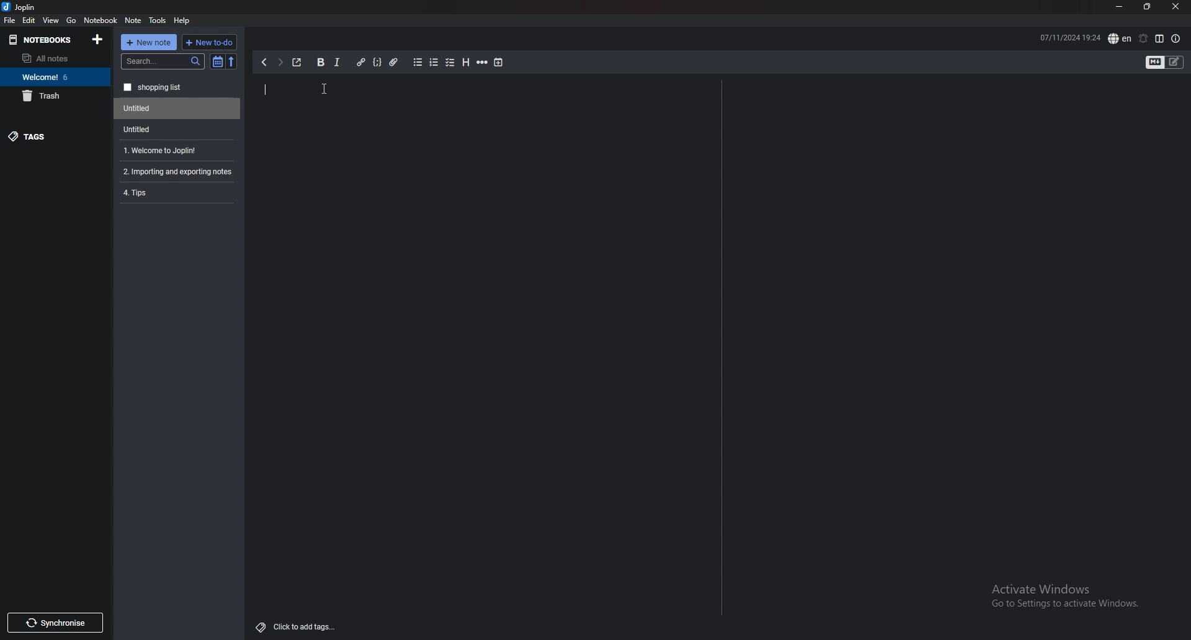  I want to click on help, so click(182, 20).